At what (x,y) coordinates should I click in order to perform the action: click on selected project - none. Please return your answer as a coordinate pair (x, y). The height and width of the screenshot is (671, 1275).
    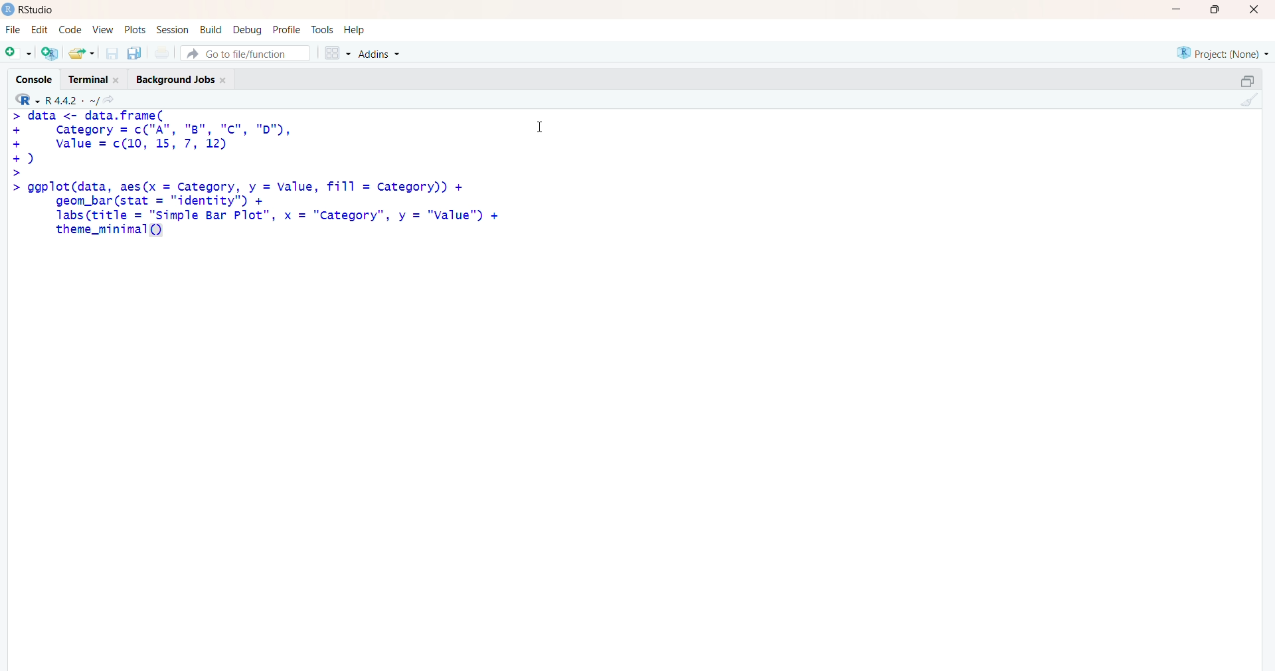
    Looking at the image, I should click on (1225, 52).